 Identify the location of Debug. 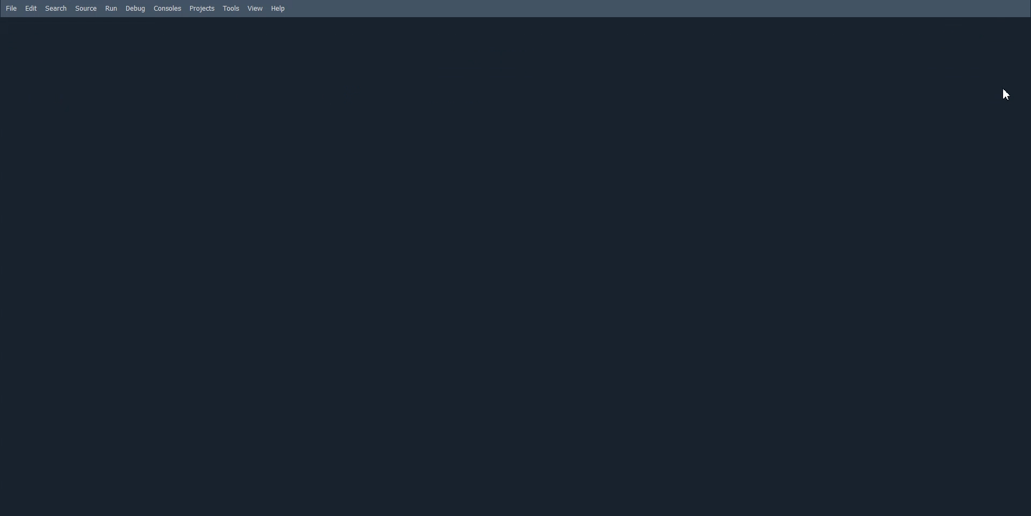
(134, 9).